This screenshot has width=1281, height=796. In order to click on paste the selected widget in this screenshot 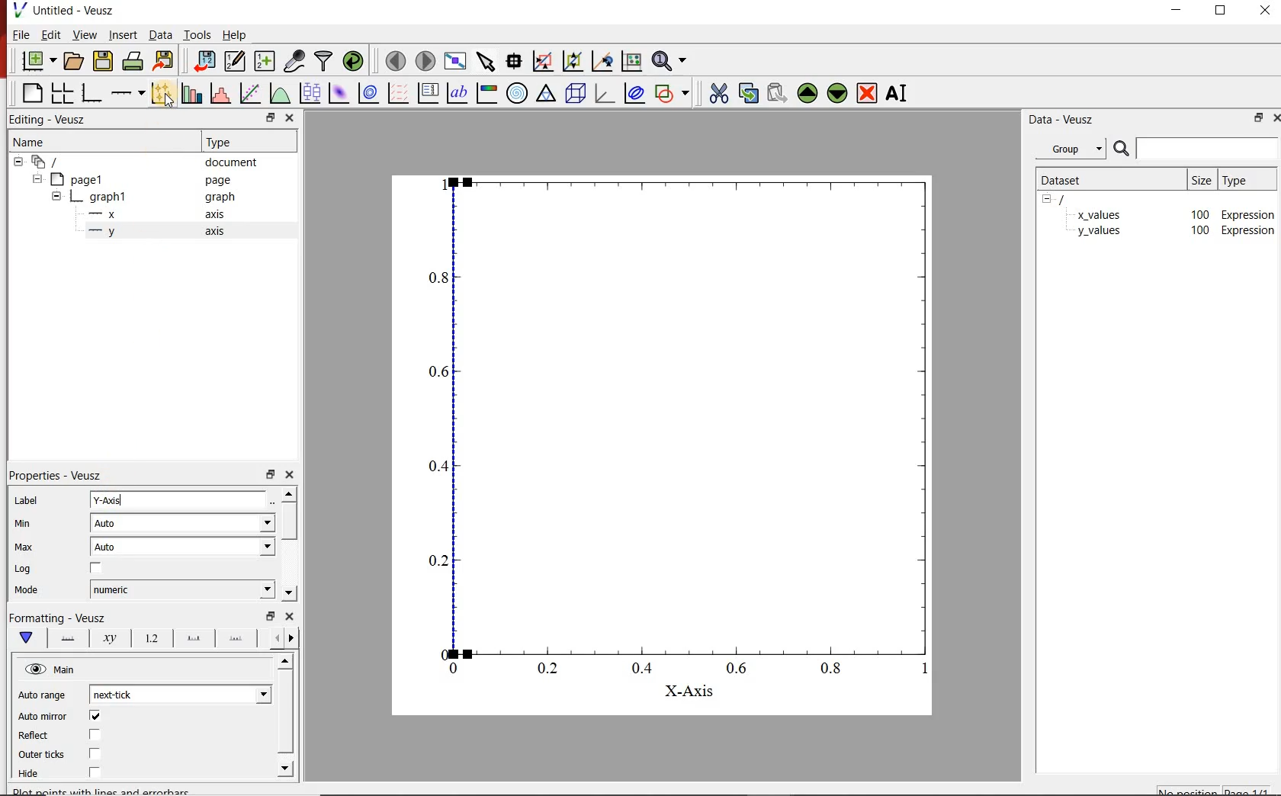, I will do `click(775, 95)`.